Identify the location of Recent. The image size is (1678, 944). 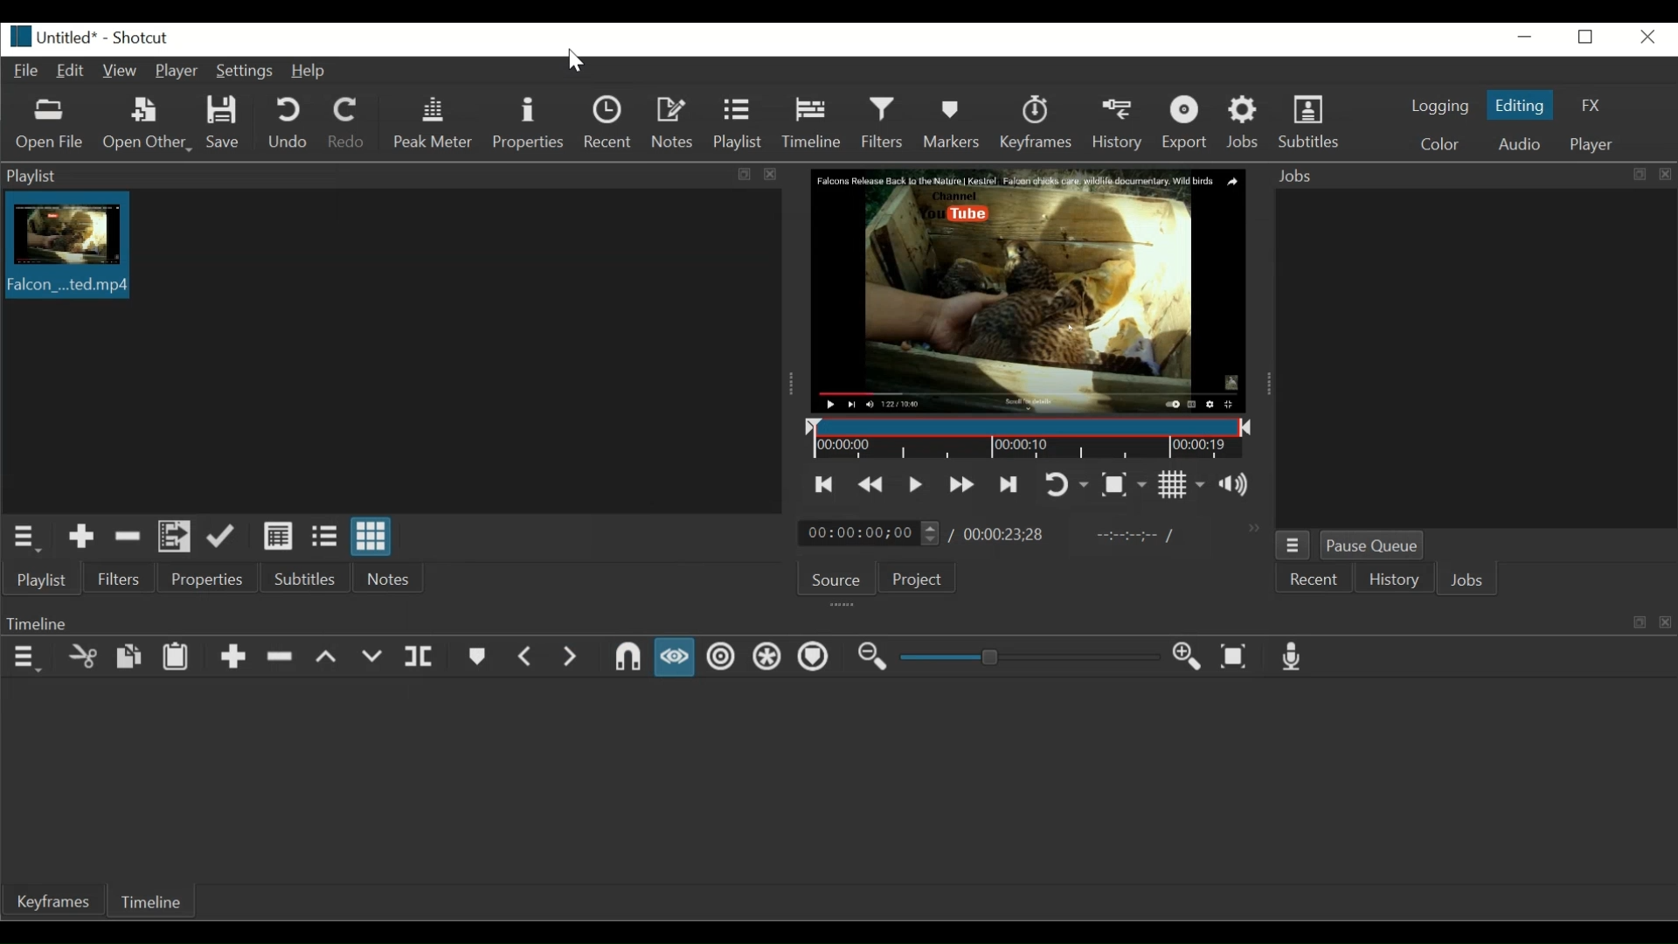
(612, 123).